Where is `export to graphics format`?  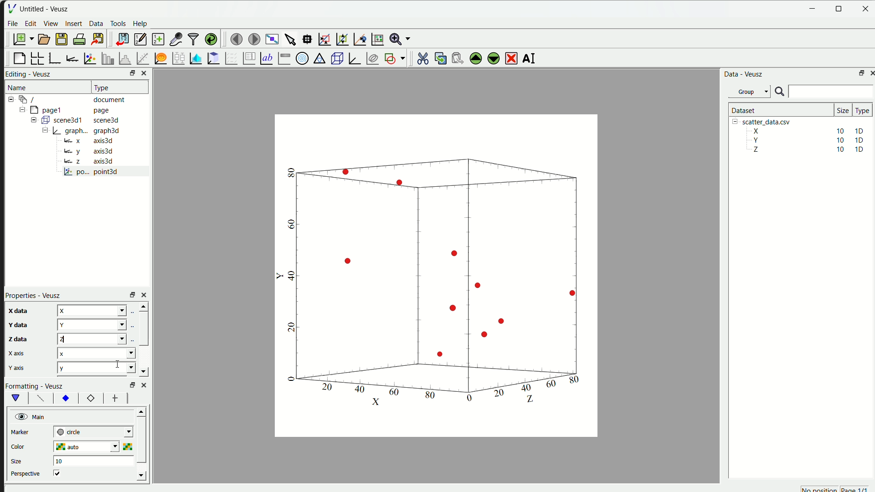
export to graphics format is located at coordinates (97, 38).